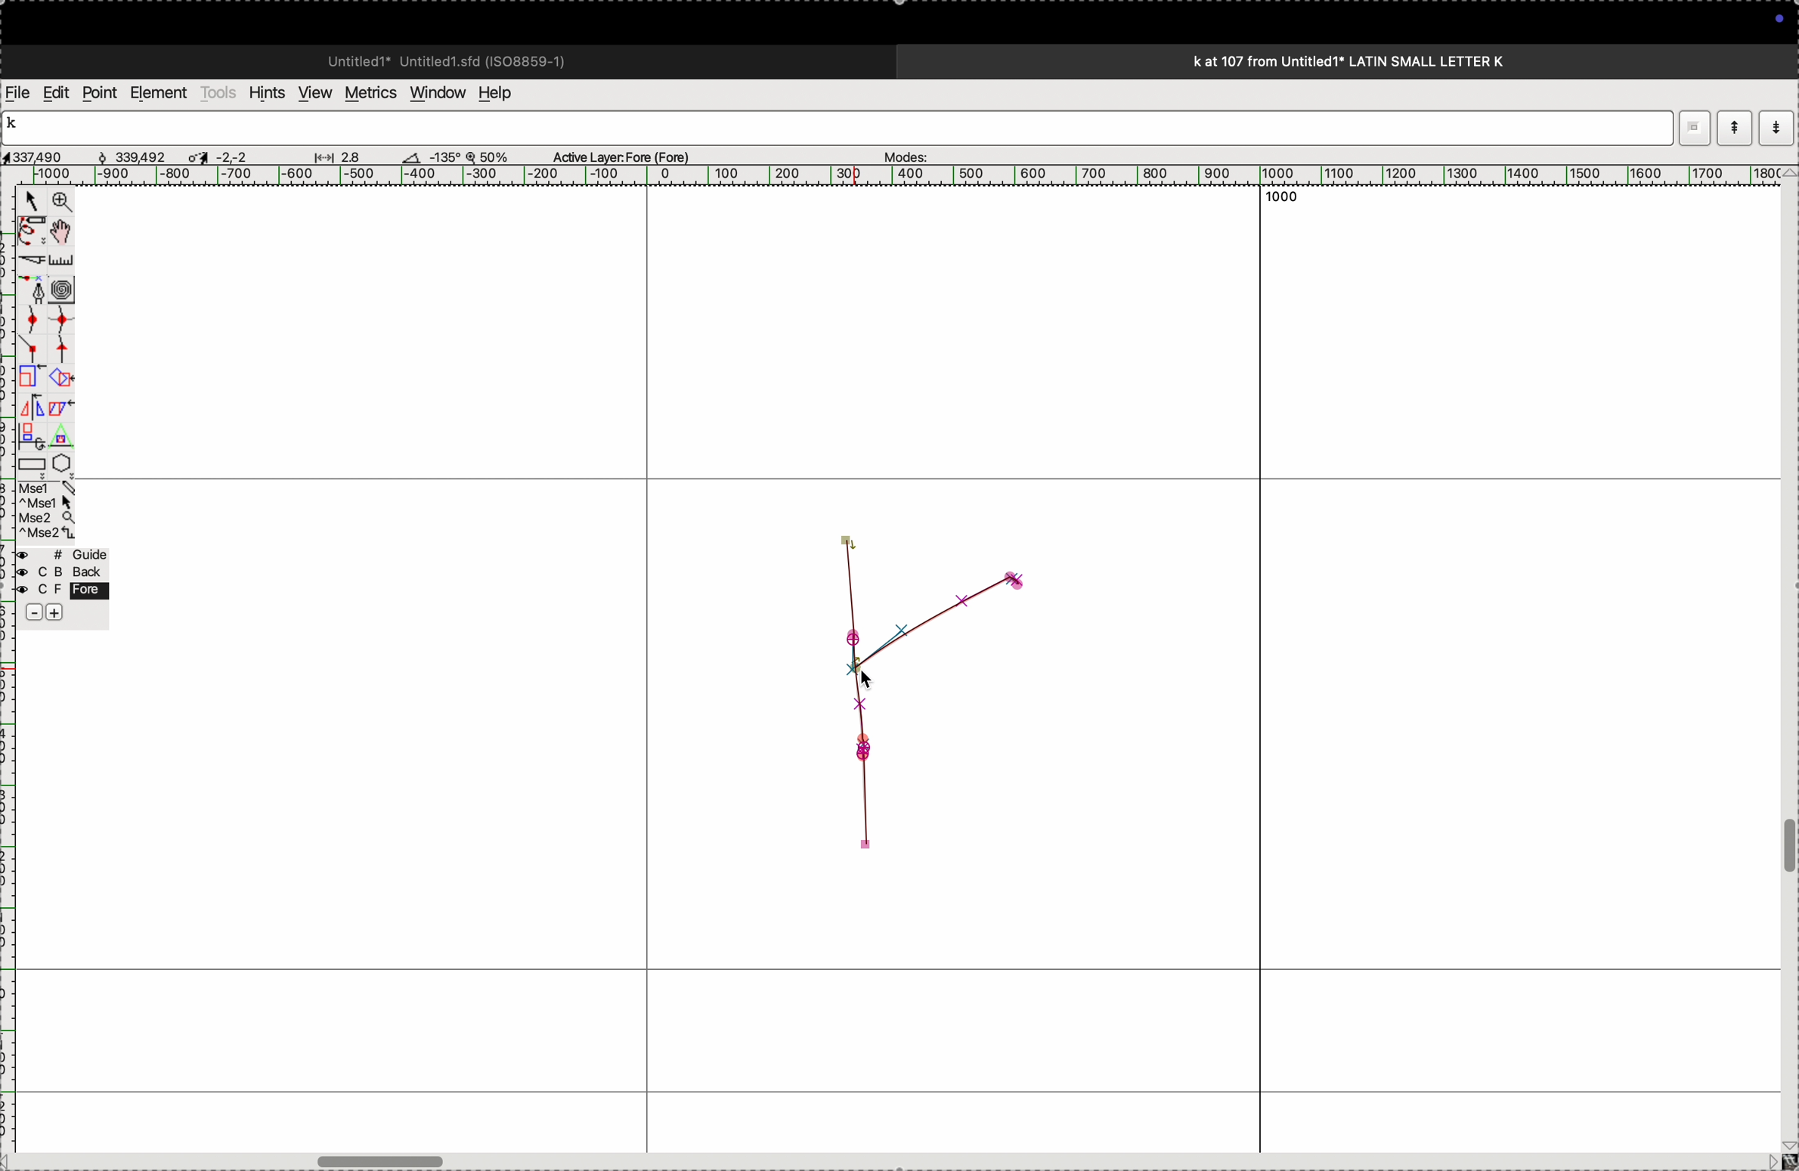  What do you see at coordinates (1692, 128) in the screenshot?
I see `` at bounding box center [1692, 128].